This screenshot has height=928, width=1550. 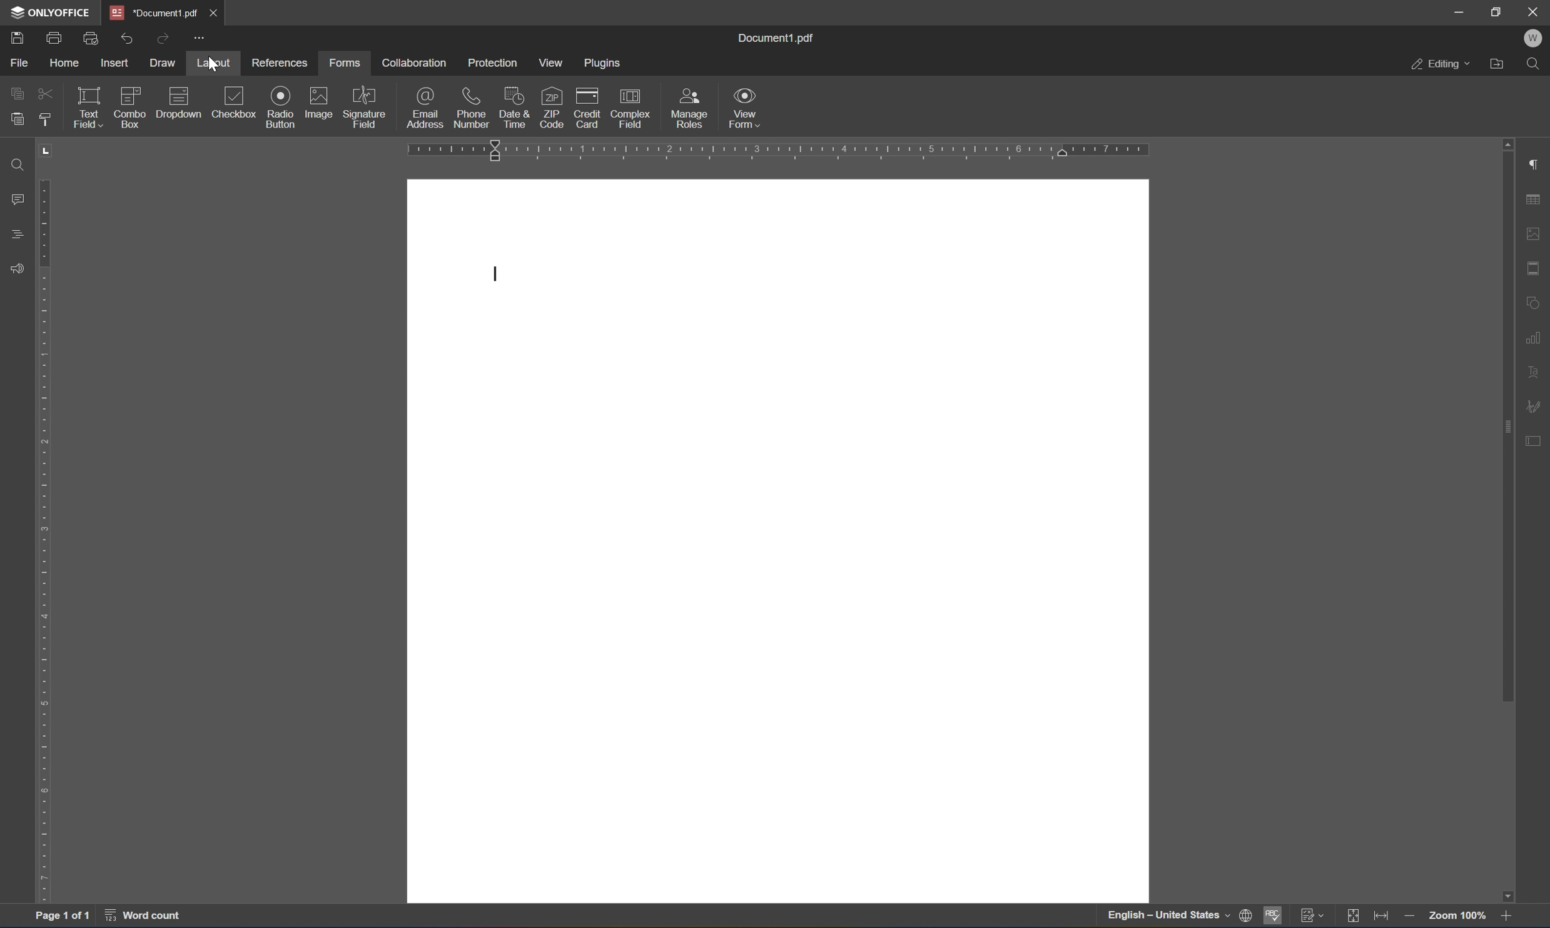 I want to click on W, so click(x=1532, y=38).